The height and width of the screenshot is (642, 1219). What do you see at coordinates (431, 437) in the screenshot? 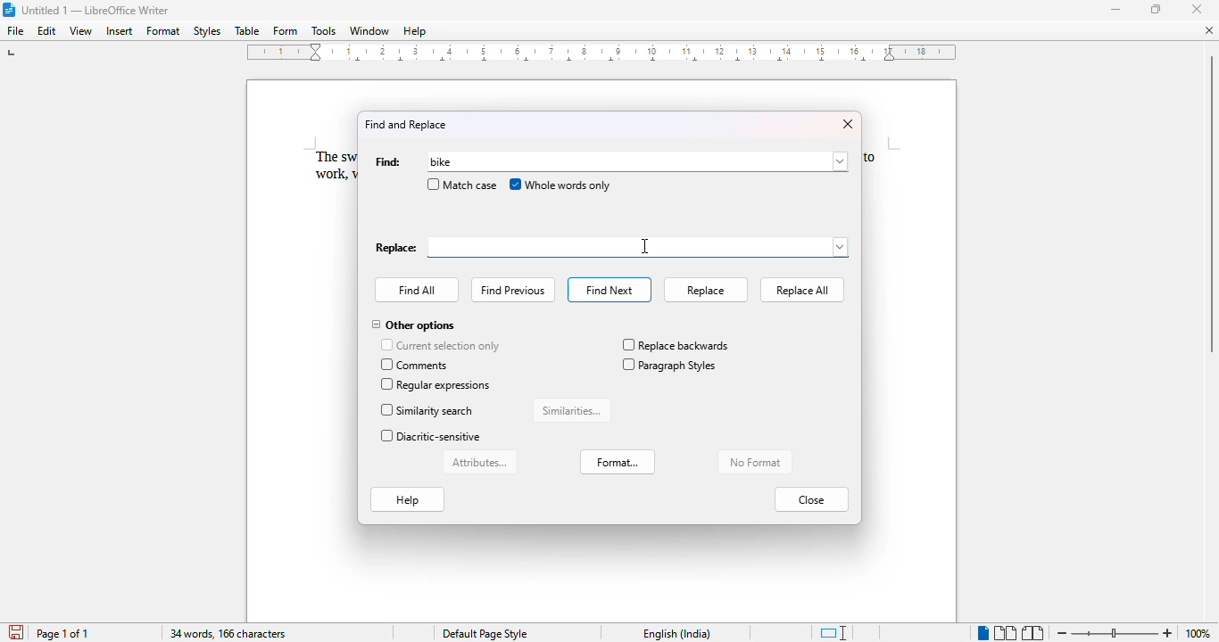
I see `diacritic-sensitive` at bounding box center [431, 437].